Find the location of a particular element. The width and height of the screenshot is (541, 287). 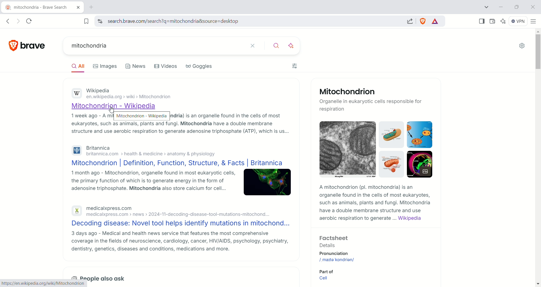

rewards is located at coordinates (435, 21).